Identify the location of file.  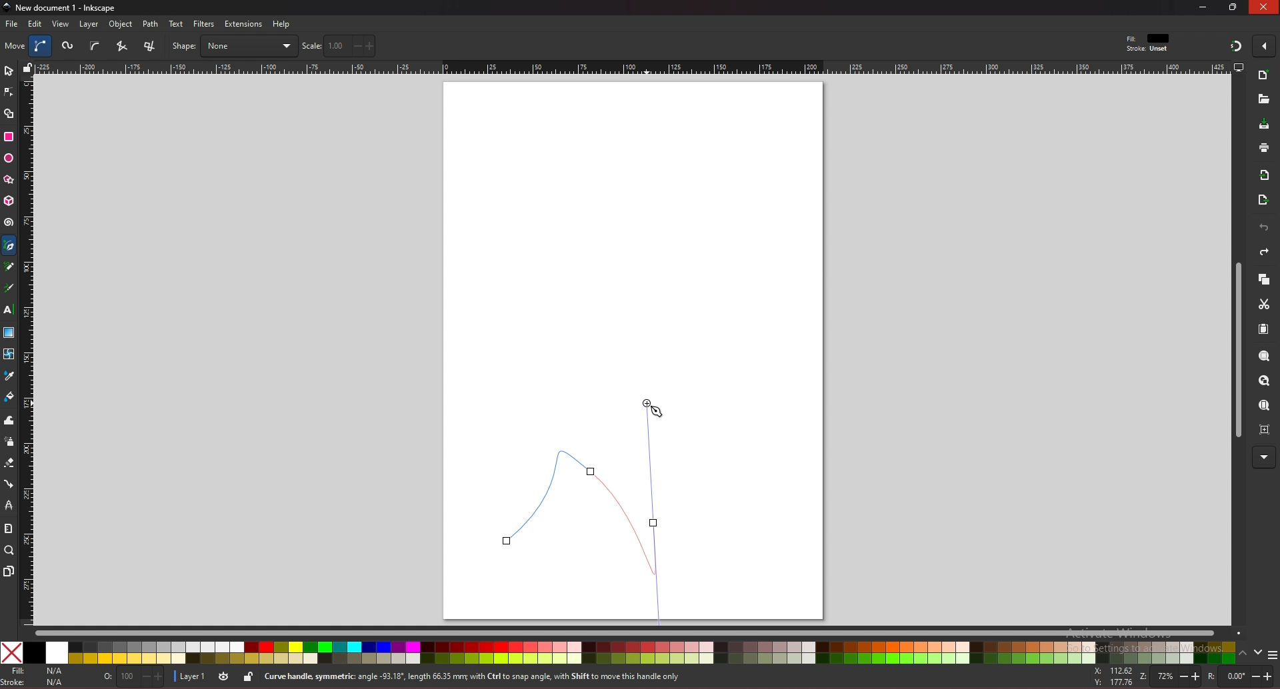
(11, 24).